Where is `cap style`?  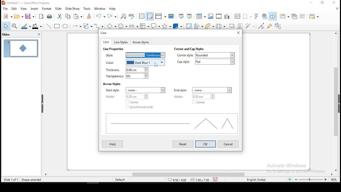 cap style is located at coordinates (184, 62).